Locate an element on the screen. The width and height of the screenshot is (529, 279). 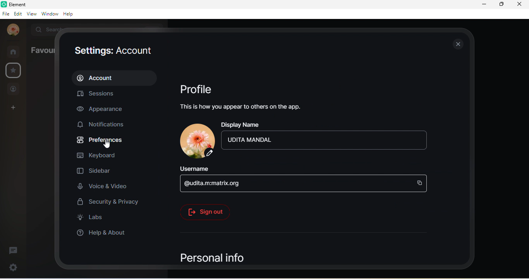
sessions is located at coordinates (105, 93).